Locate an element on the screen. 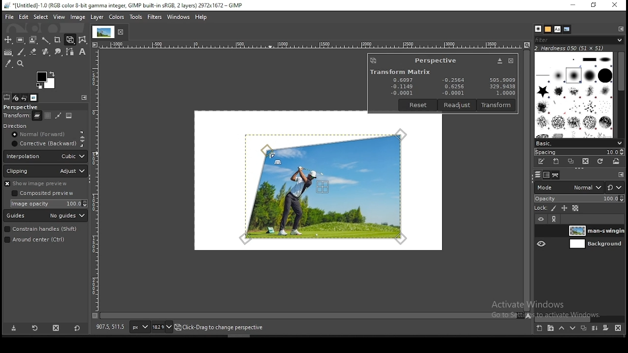 The height and width of the screenshot is (353, 628). guides is located at coordinates (46, 216).